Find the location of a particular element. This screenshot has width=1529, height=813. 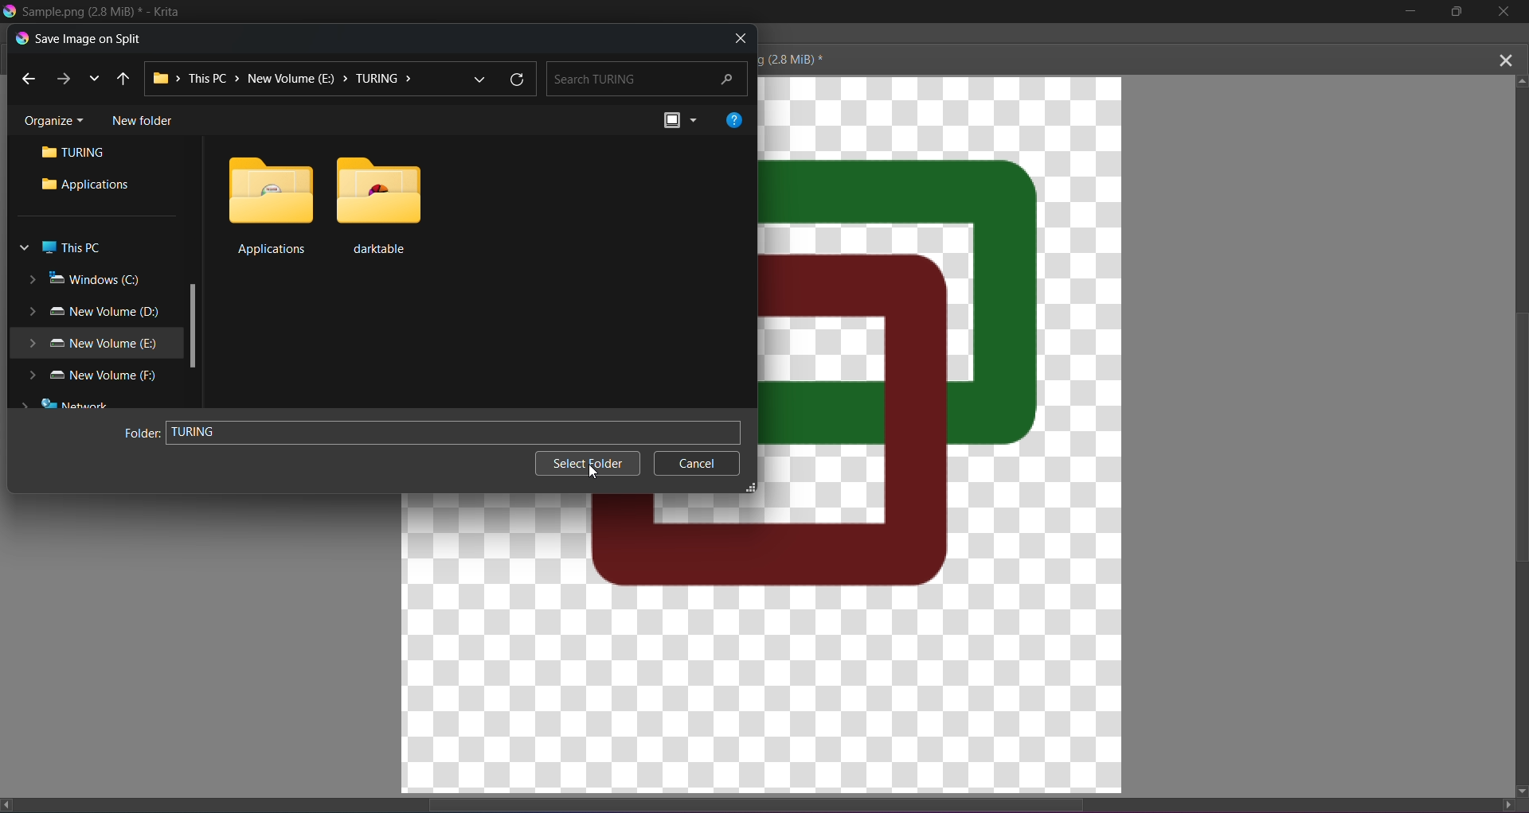

Horizontal scroll bar is located at coordinates (770, 800).